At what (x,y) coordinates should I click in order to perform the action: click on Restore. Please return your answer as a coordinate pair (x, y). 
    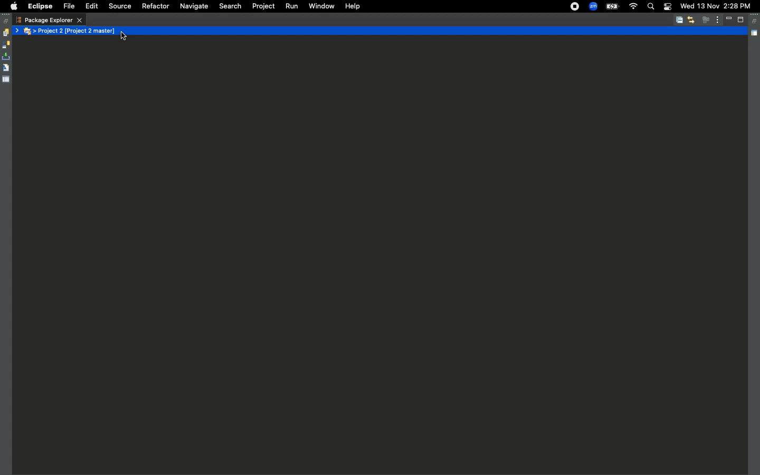
    Looking at the image, I should click on (755, 22).